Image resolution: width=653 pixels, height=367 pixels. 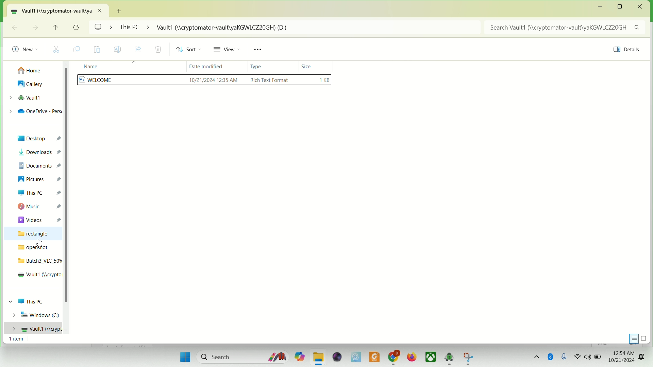 I want to click on maximize, so click(x=622, y=7).